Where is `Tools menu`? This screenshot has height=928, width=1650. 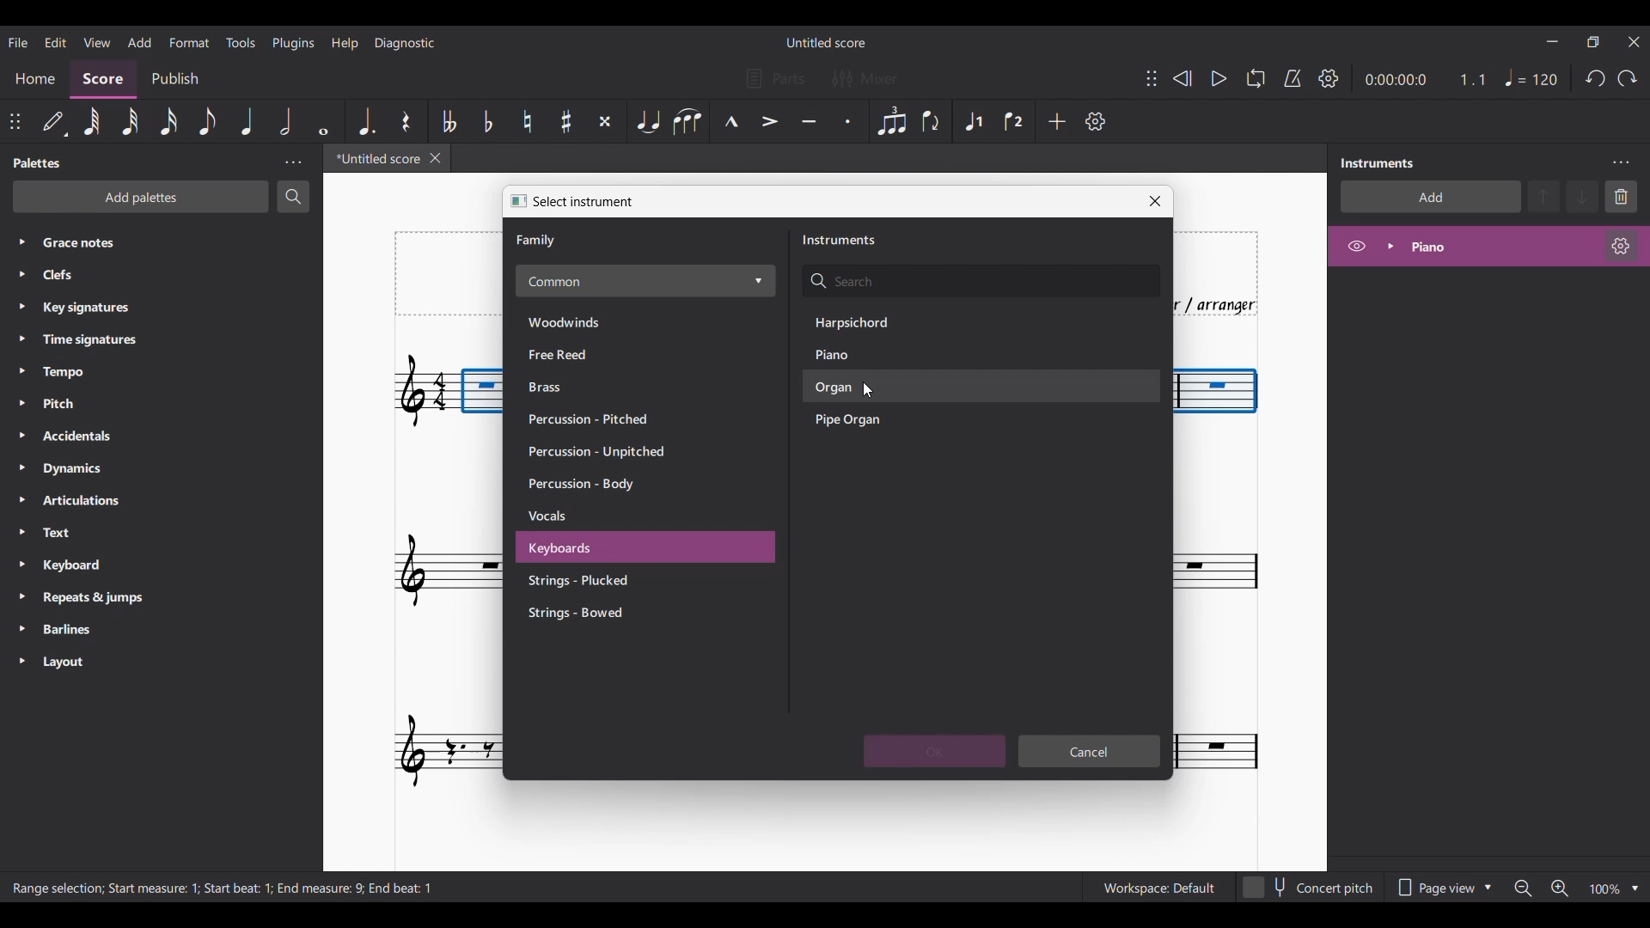
Tools menu is located at coordinates (241, 43).